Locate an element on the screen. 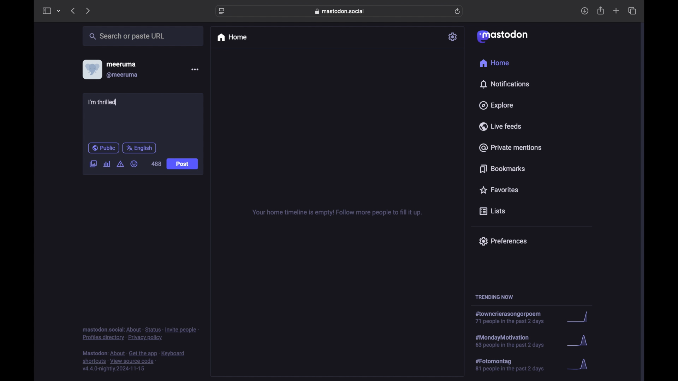 The image size is (678, 381). previous is located at coordinates (73, 11).